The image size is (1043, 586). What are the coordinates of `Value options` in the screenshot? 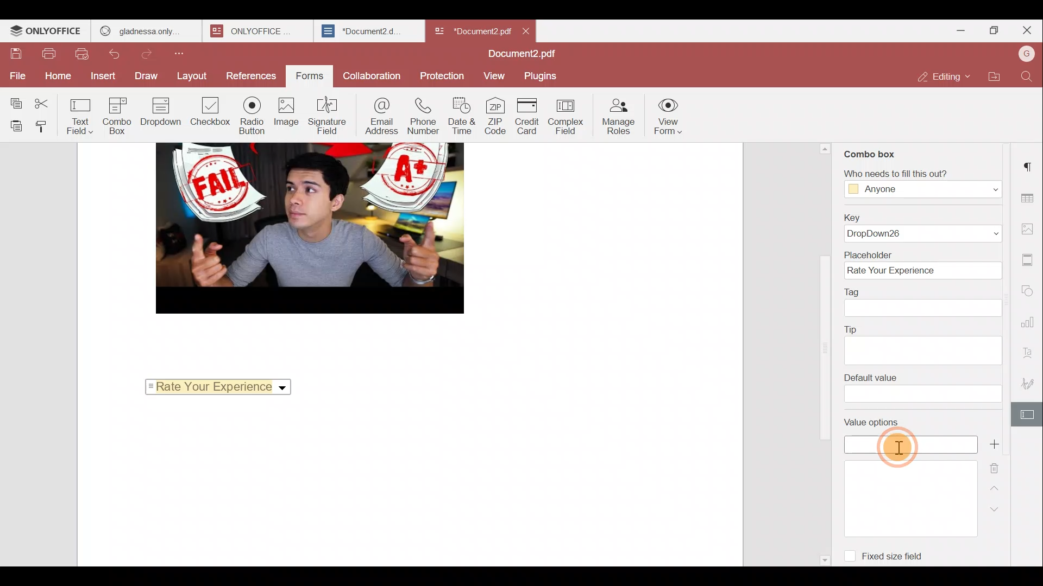 It's located at (904, 473).